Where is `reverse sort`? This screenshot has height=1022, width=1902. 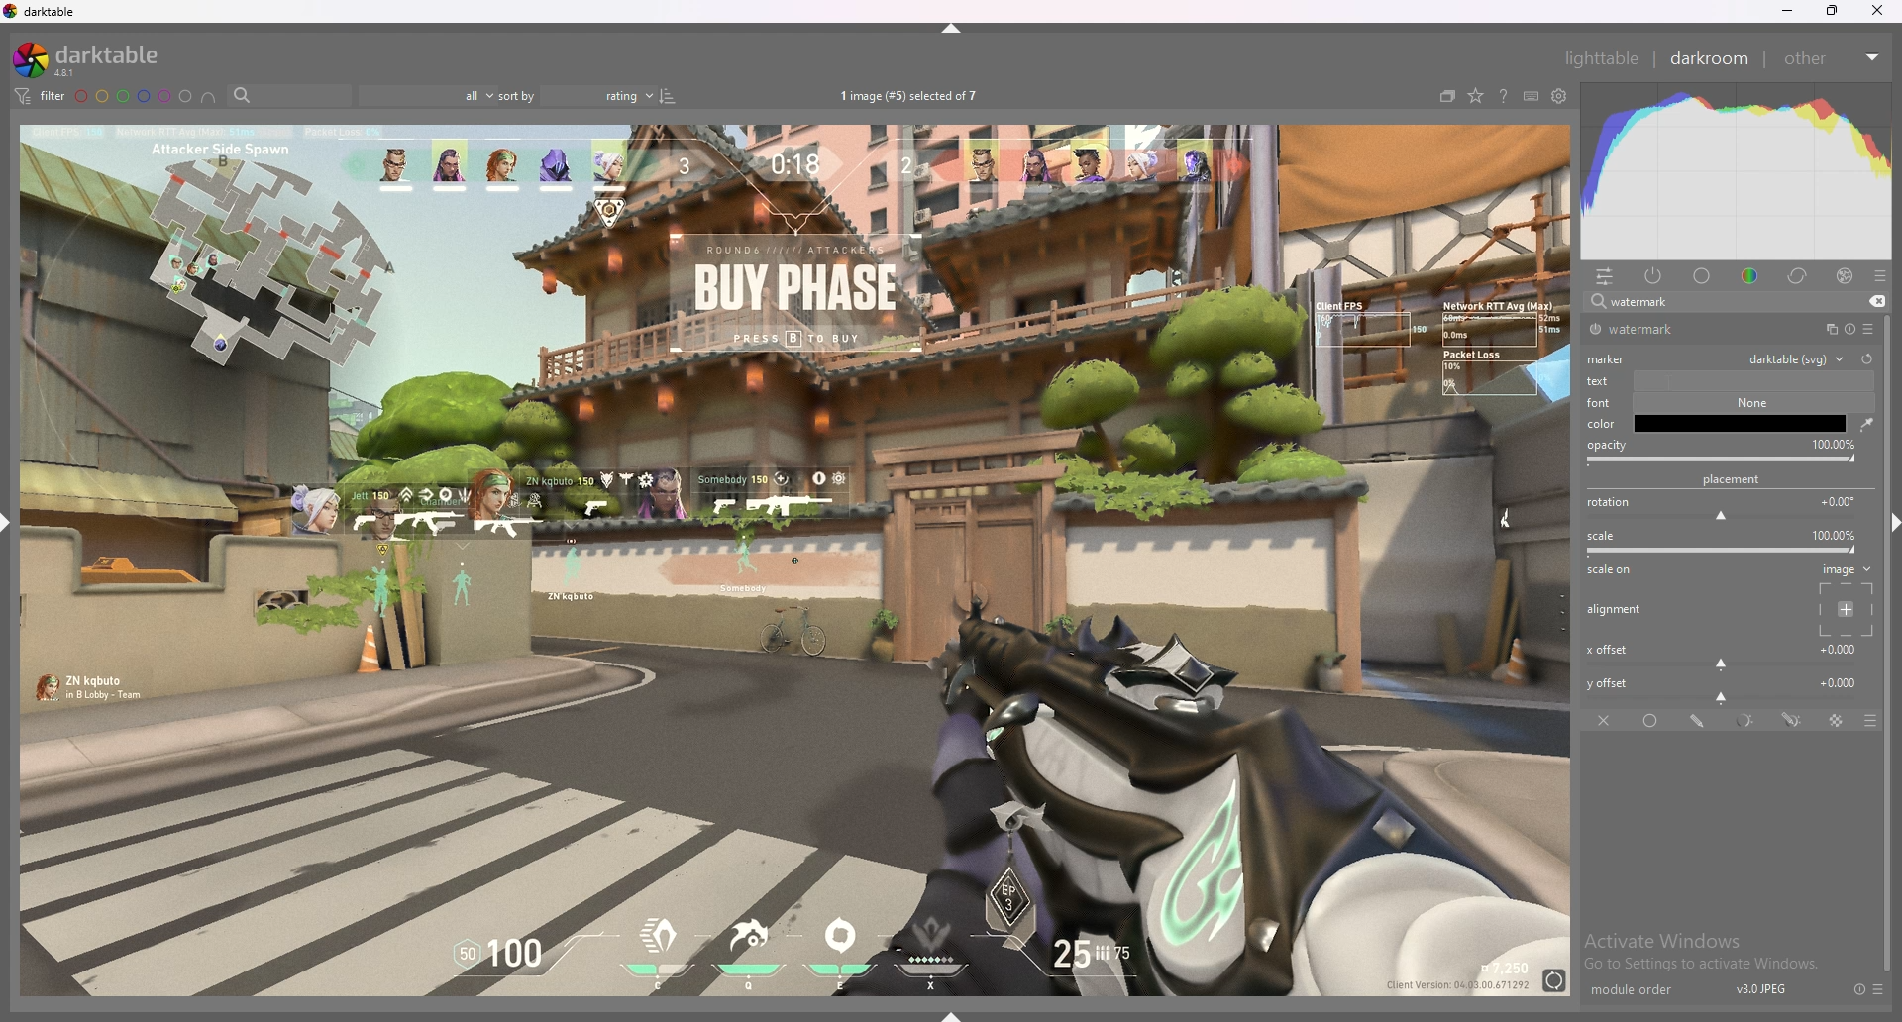
reverse sort is located at coordinates (668, 95).